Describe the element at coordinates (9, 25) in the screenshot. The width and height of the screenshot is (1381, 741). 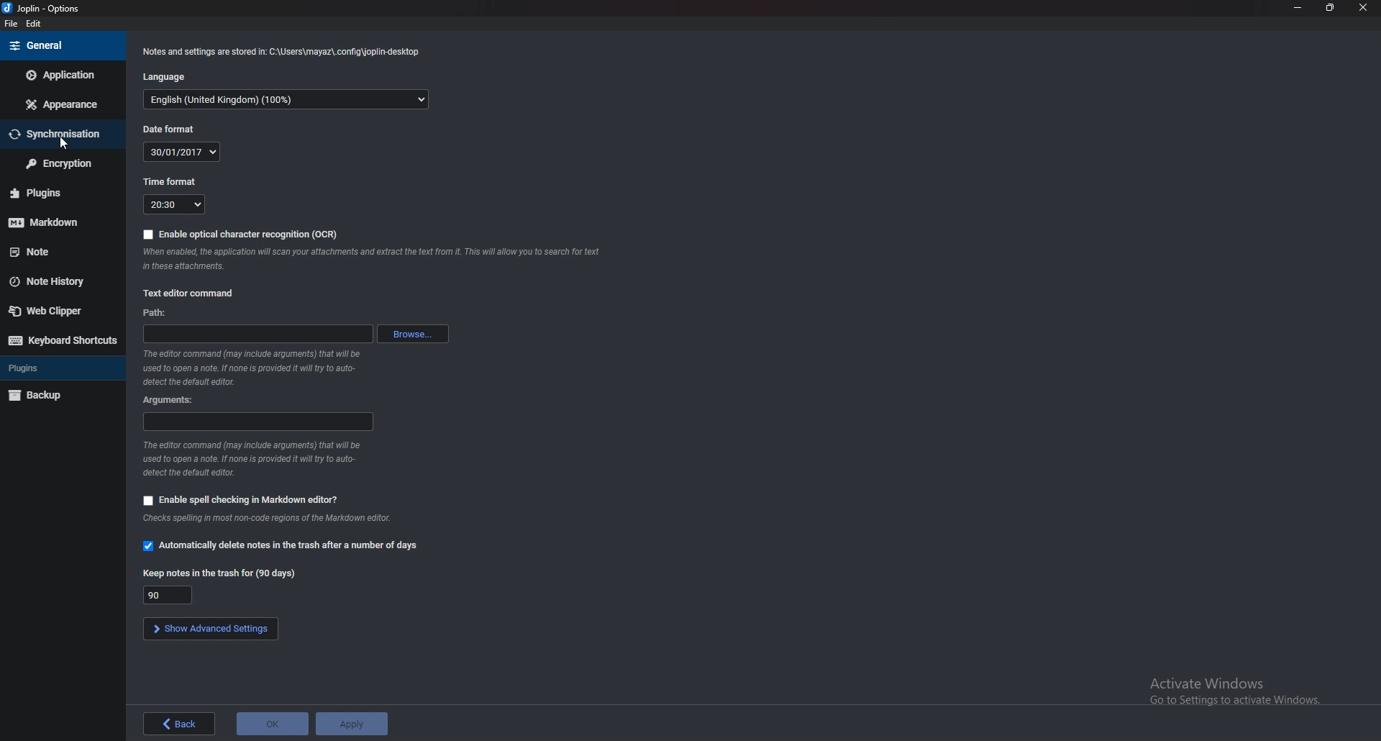
I see `file` at that location.